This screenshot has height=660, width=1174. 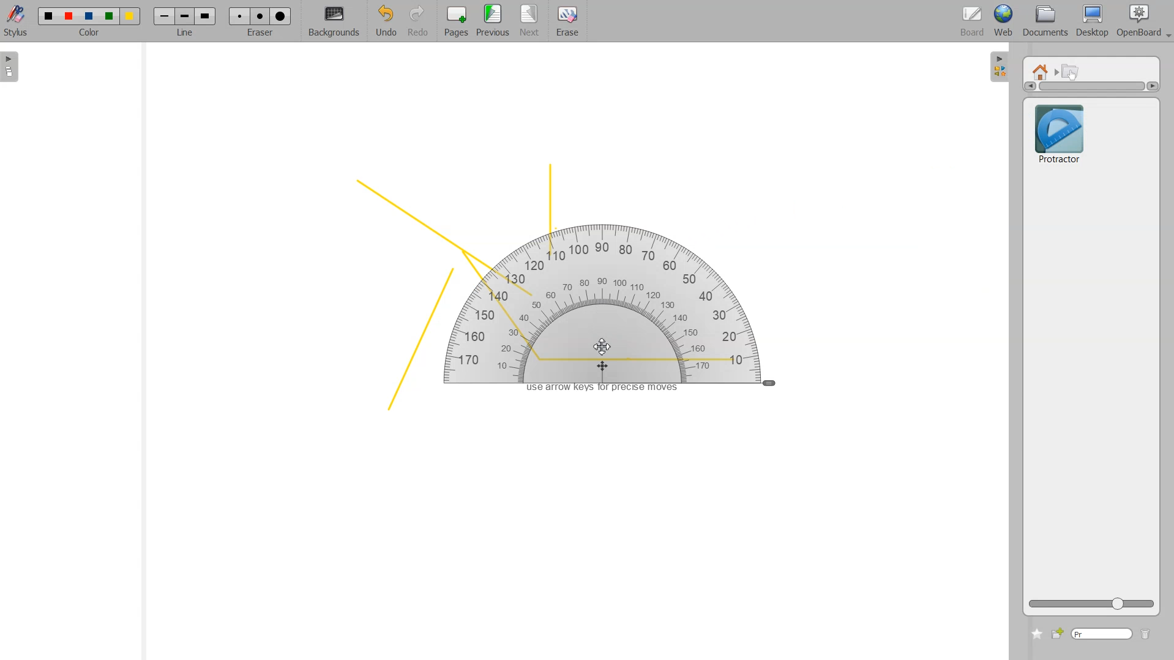 I want to click on Previous, so click(x=495, y=21).